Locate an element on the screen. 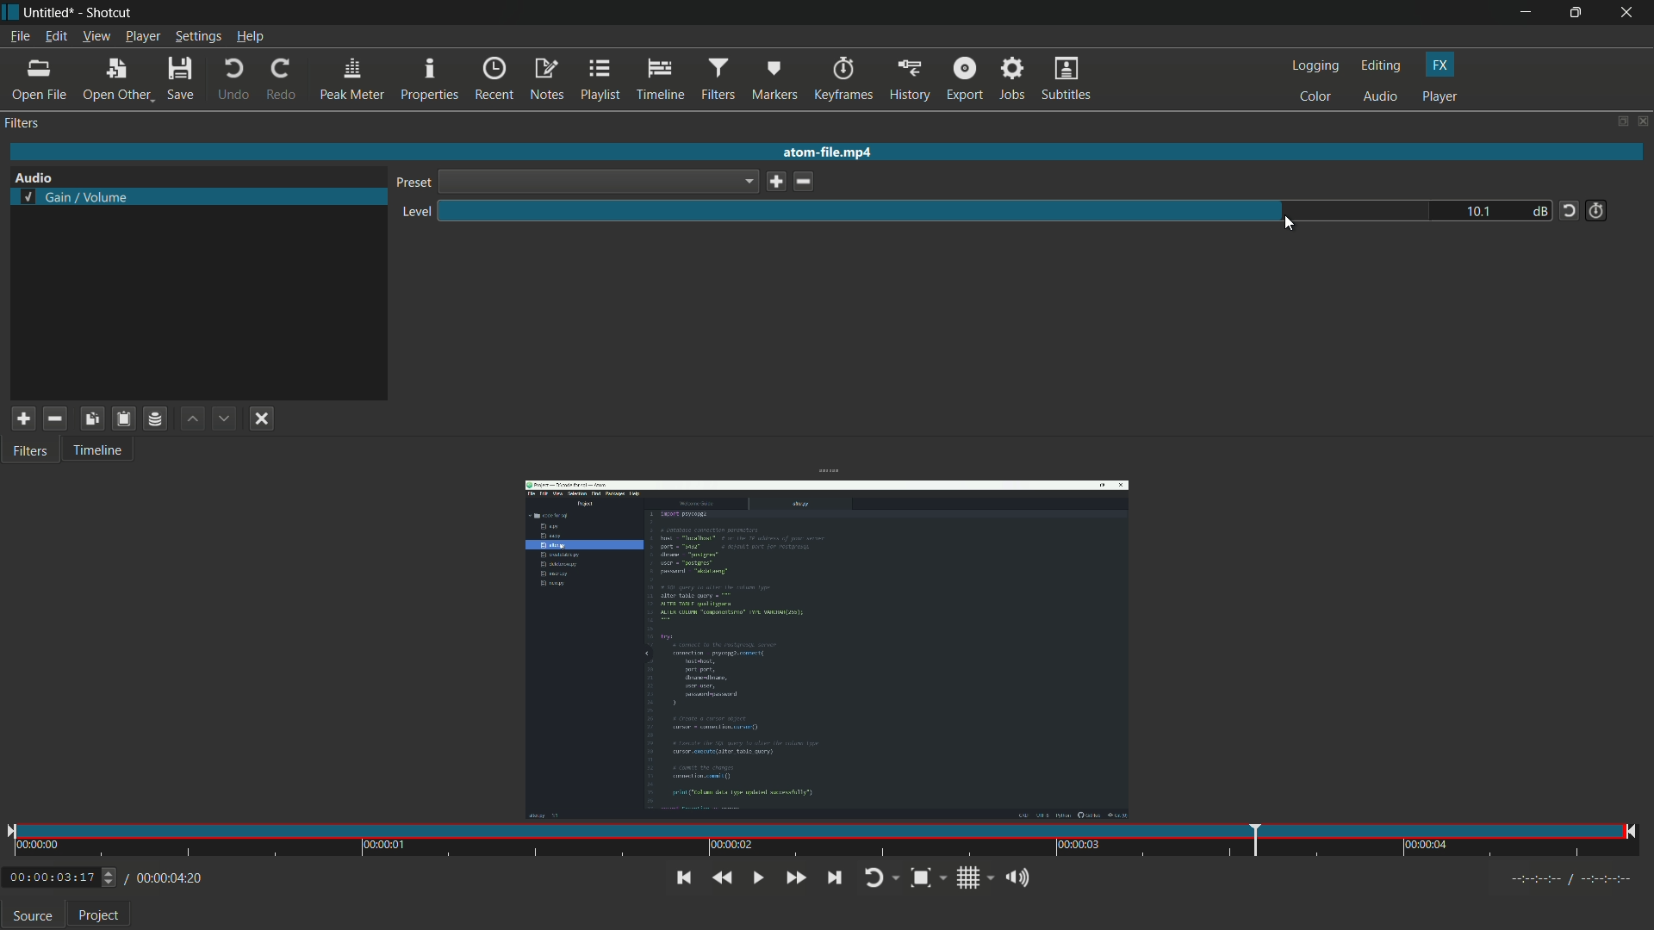  /00:00:04:20(total time) is located at coordinates (166, 876).